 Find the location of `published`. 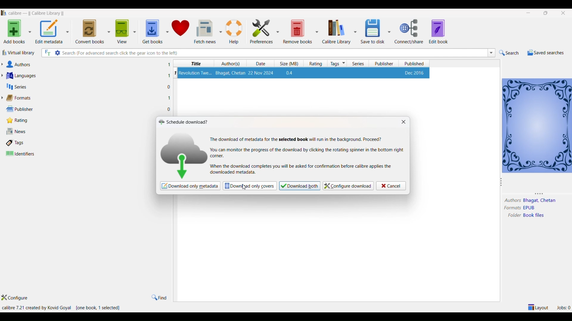

published is located at coordinates (414, 63).